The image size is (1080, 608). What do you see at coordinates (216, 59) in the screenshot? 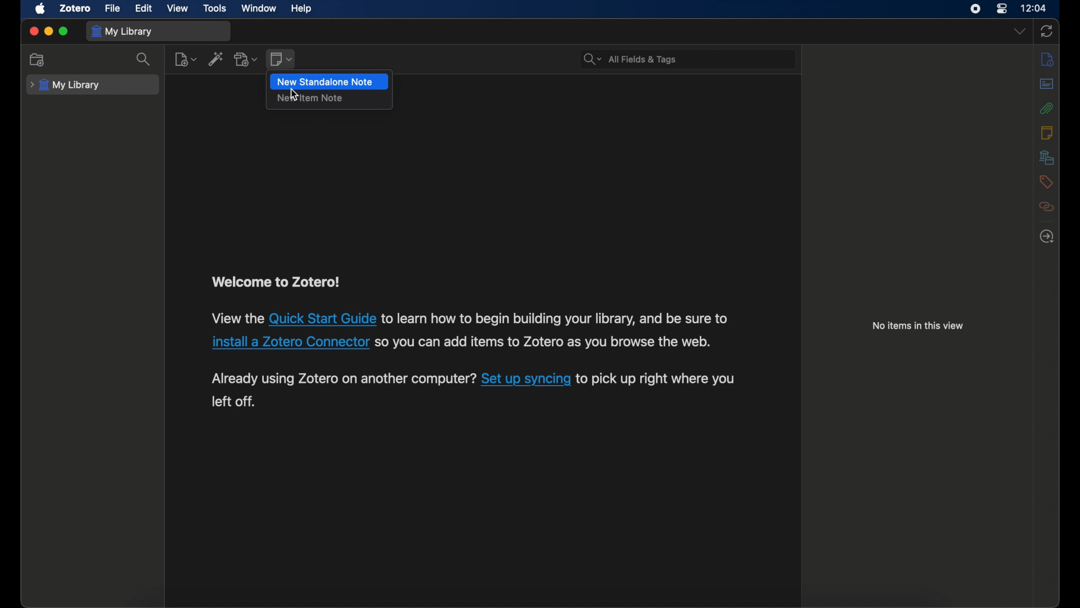
I see `add items by identifier` at bounding box center [216, 59].